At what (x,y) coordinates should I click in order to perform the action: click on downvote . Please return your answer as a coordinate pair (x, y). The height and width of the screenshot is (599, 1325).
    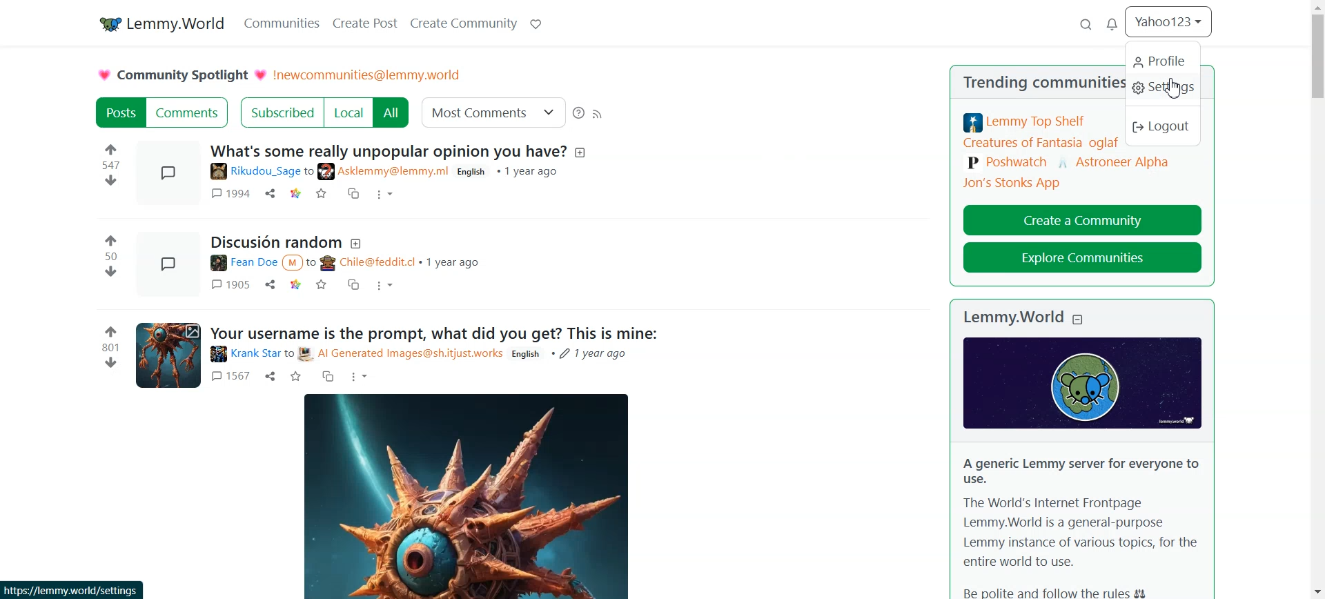
    Looking at the image, I should click on (111, 180).